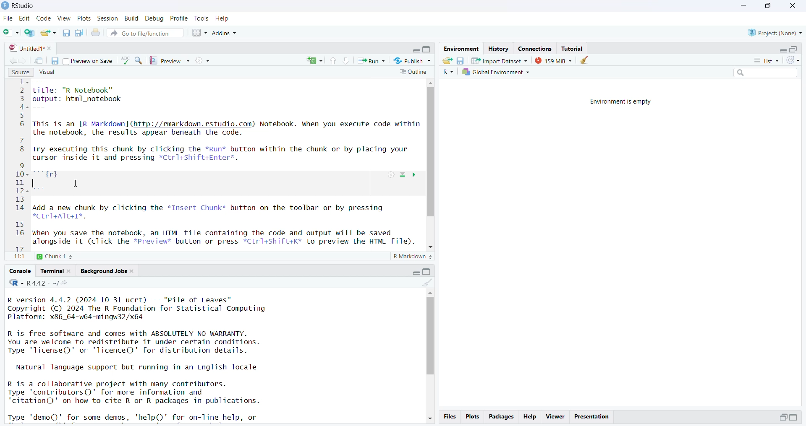 This screenshot has width=806, height=426. What do you see at coordinates (415, 51) in the screenshot?
I see `expand` at bounding box center [415, 51].